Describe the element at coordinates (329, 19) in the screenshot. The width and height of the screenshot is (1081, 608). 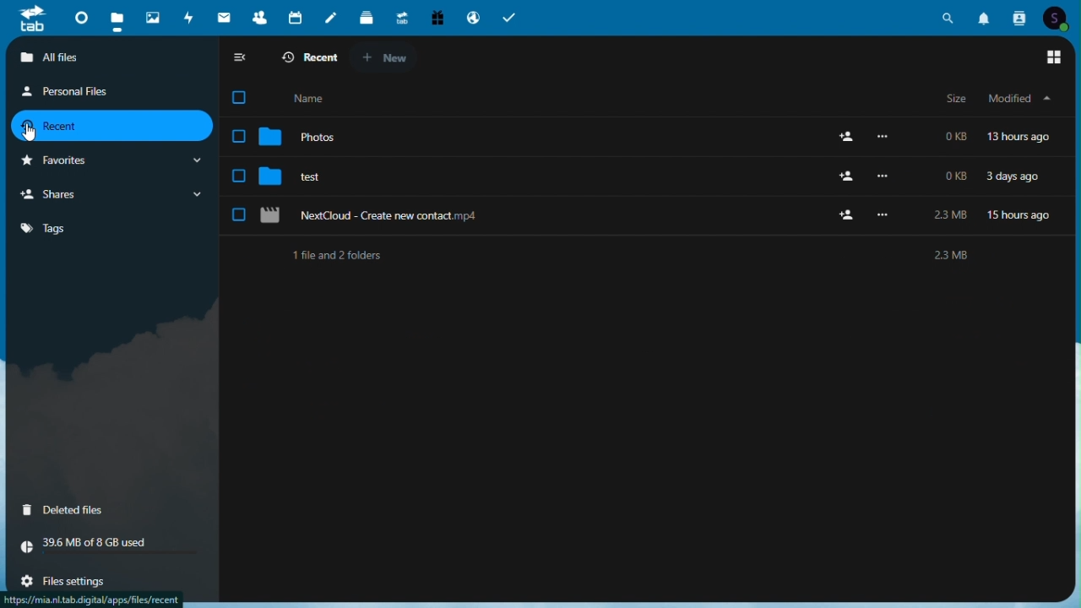
I see `notes` at that location.